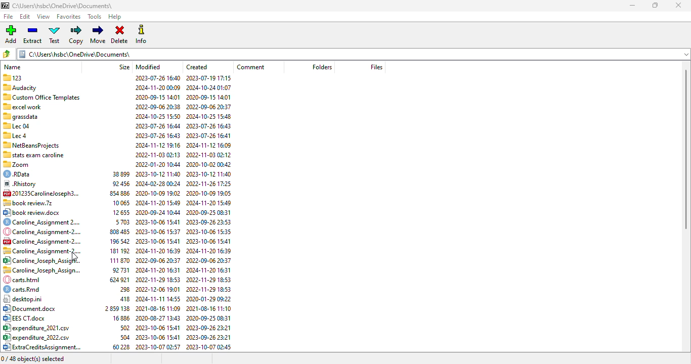 This screenshot has width=691, height=364. What do you see at coordinates (117, 106) in the screenshot?
I see `= excel work 2022-09-06 20:38 2022-09-06 20:37` at bounding box center [117, 106].